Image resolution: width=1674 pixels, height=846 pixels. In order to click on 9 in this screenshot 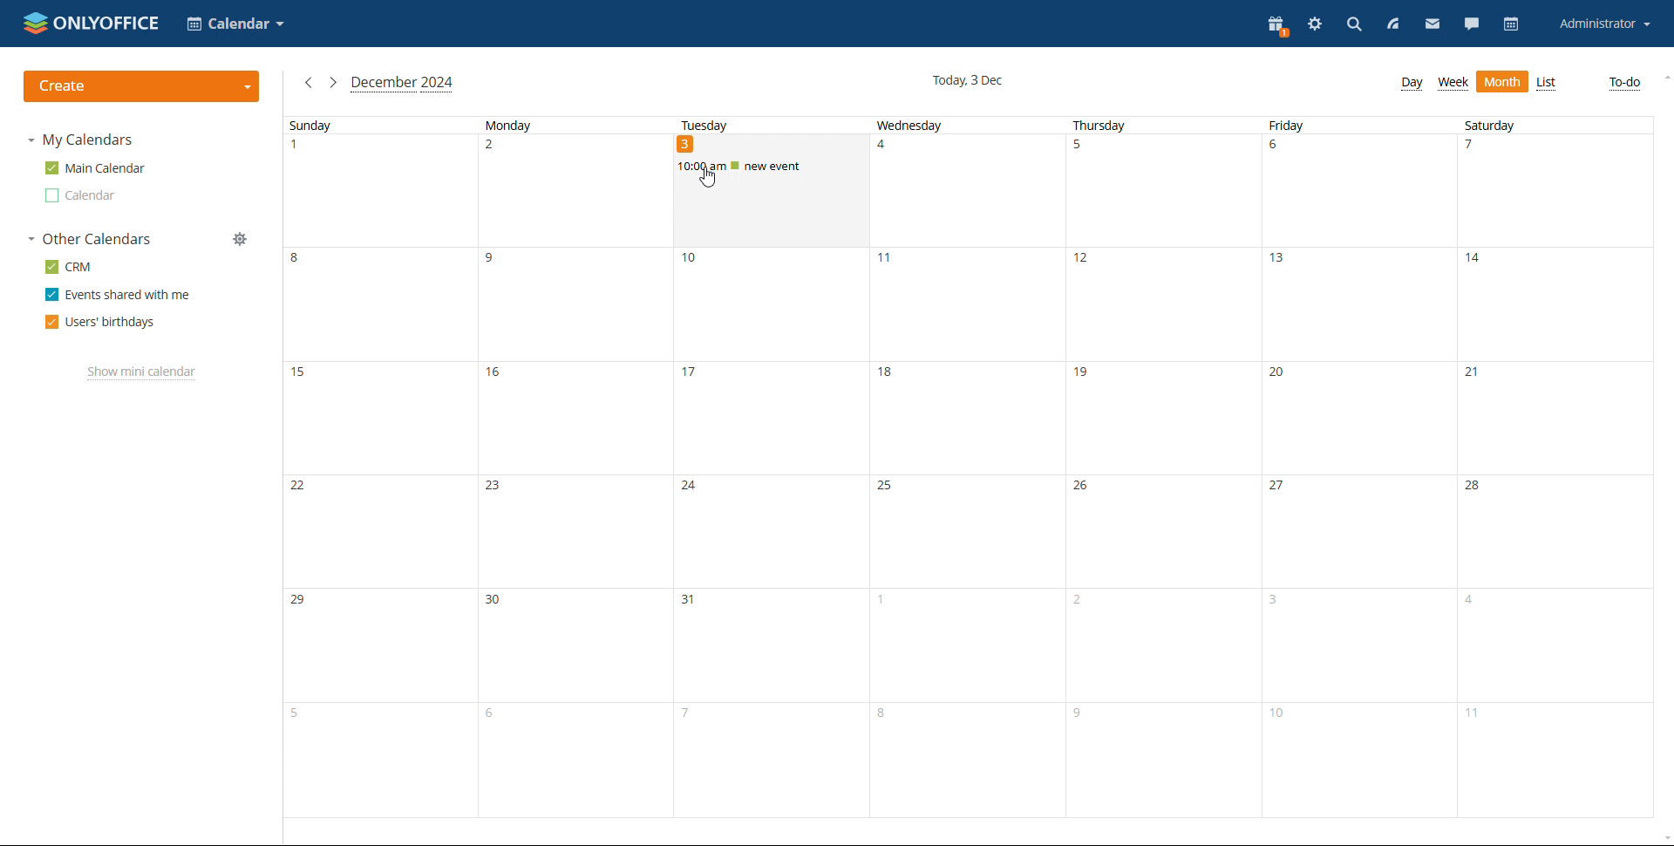, I will do `click(573, 305)`.